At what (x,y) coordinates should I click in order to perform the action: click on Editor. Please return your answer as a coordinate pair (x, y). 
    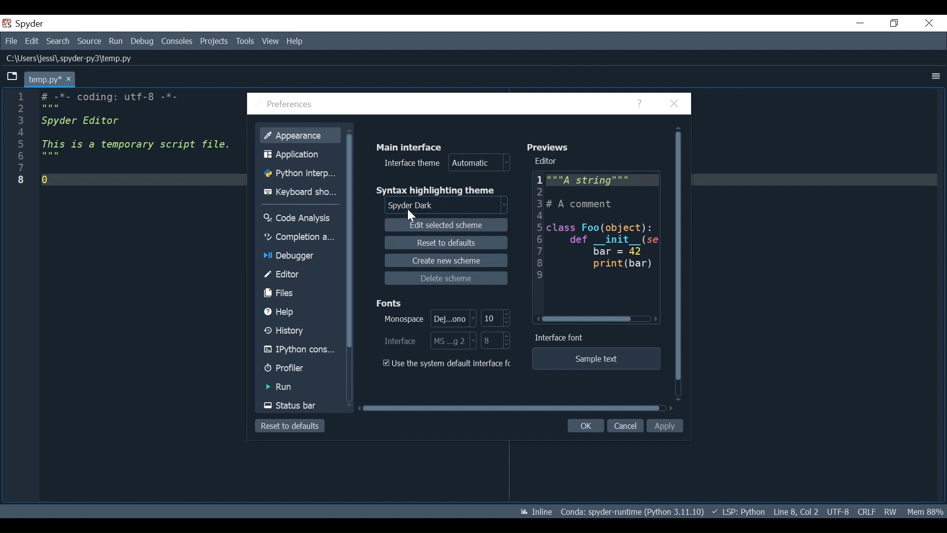
    Looking at the image, I should click on (549, 161).